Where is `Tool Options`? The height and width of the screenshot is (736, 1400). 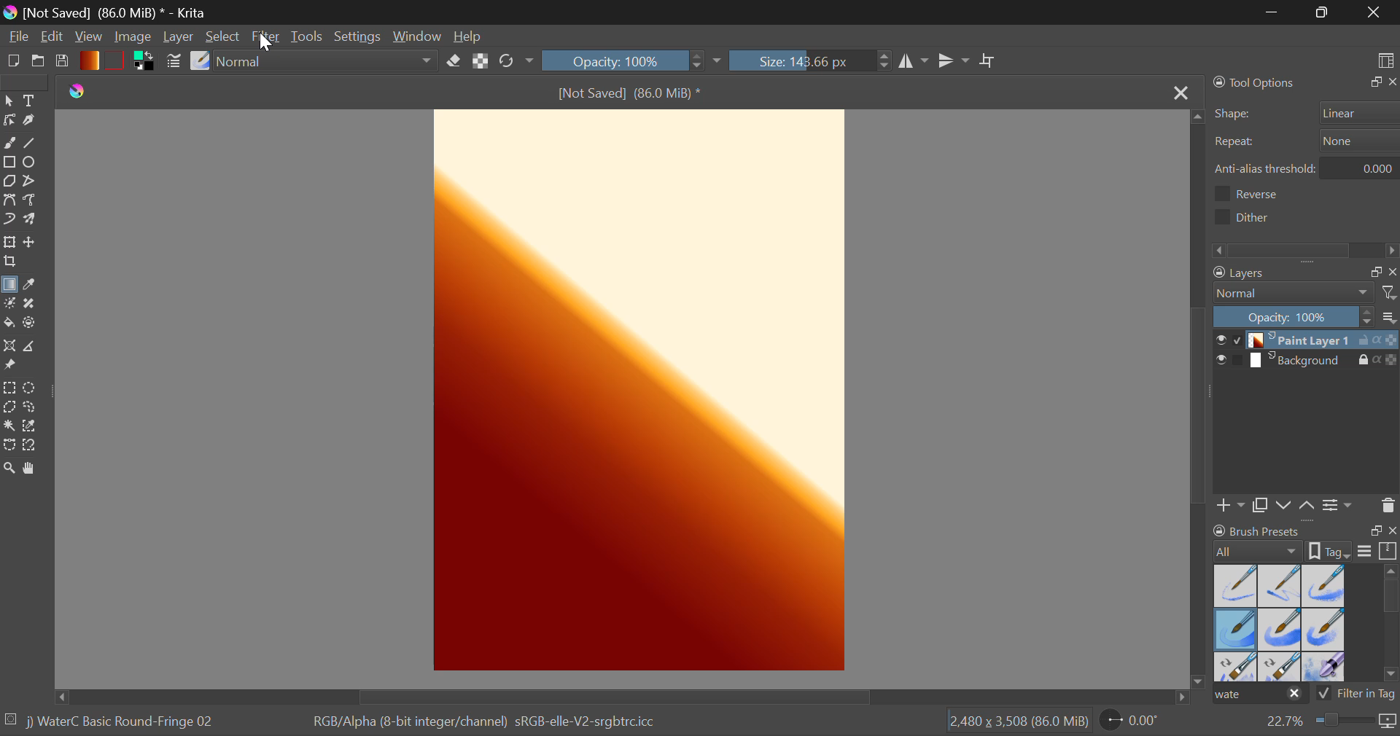 Tool Options is located at coordinates (1256, 82).